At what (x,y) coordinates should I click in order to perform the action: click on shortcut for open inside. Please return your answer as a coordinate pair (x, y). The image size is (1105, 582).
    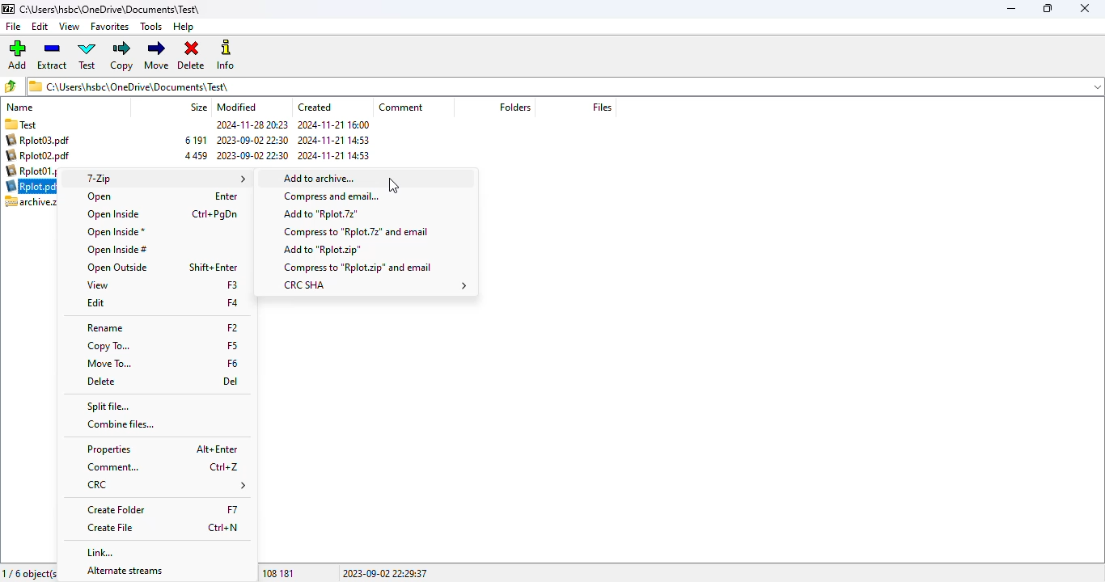
    Looking at the image, I should click on (215, 214).